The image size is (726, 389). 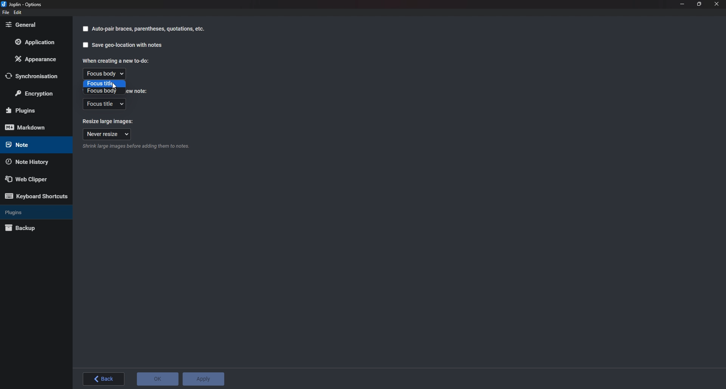 I want to click on Appearance, so click(x=37, y=59).